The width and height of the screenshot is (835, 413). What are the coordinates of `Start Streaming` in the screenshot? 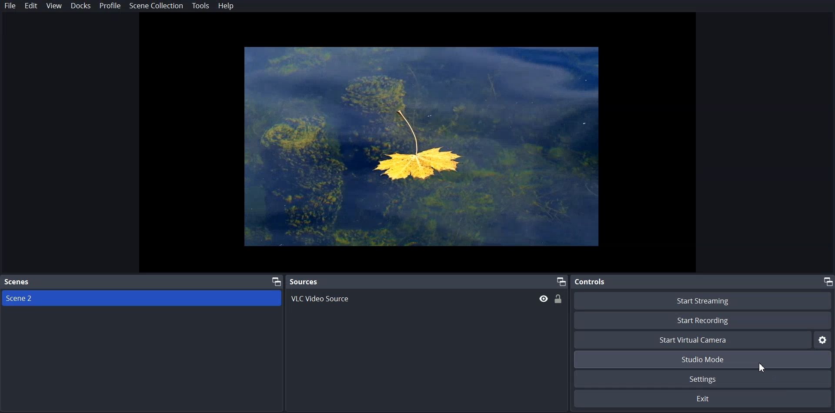 It's located at (702, 301).